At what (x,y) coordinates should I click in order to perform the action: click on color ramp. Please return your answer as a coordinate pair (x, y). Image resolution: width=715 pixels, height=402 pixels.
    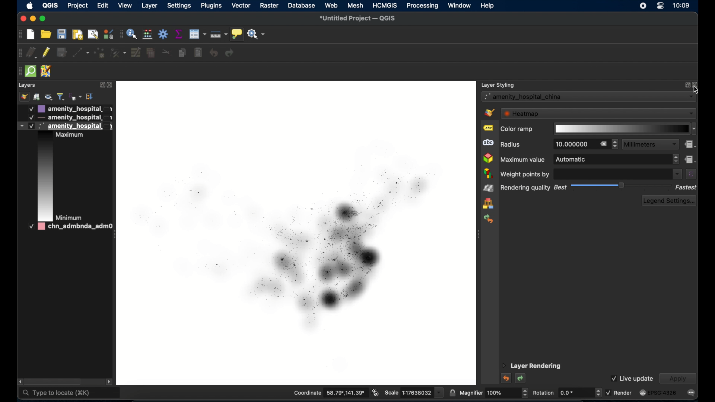
    Looking at the image, I should click on (517, 130).